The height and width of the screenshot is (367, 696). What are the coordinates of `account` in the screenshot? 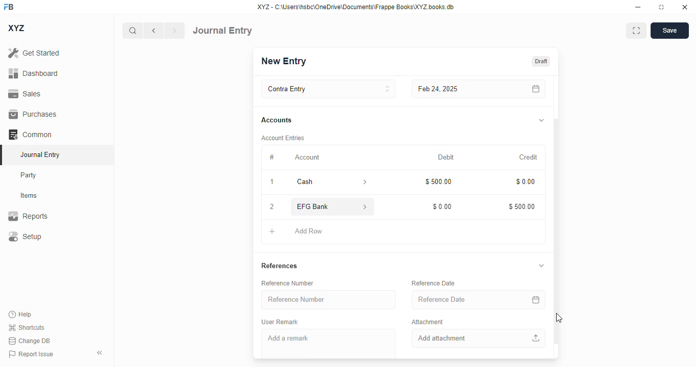 It's located at (307, 158).